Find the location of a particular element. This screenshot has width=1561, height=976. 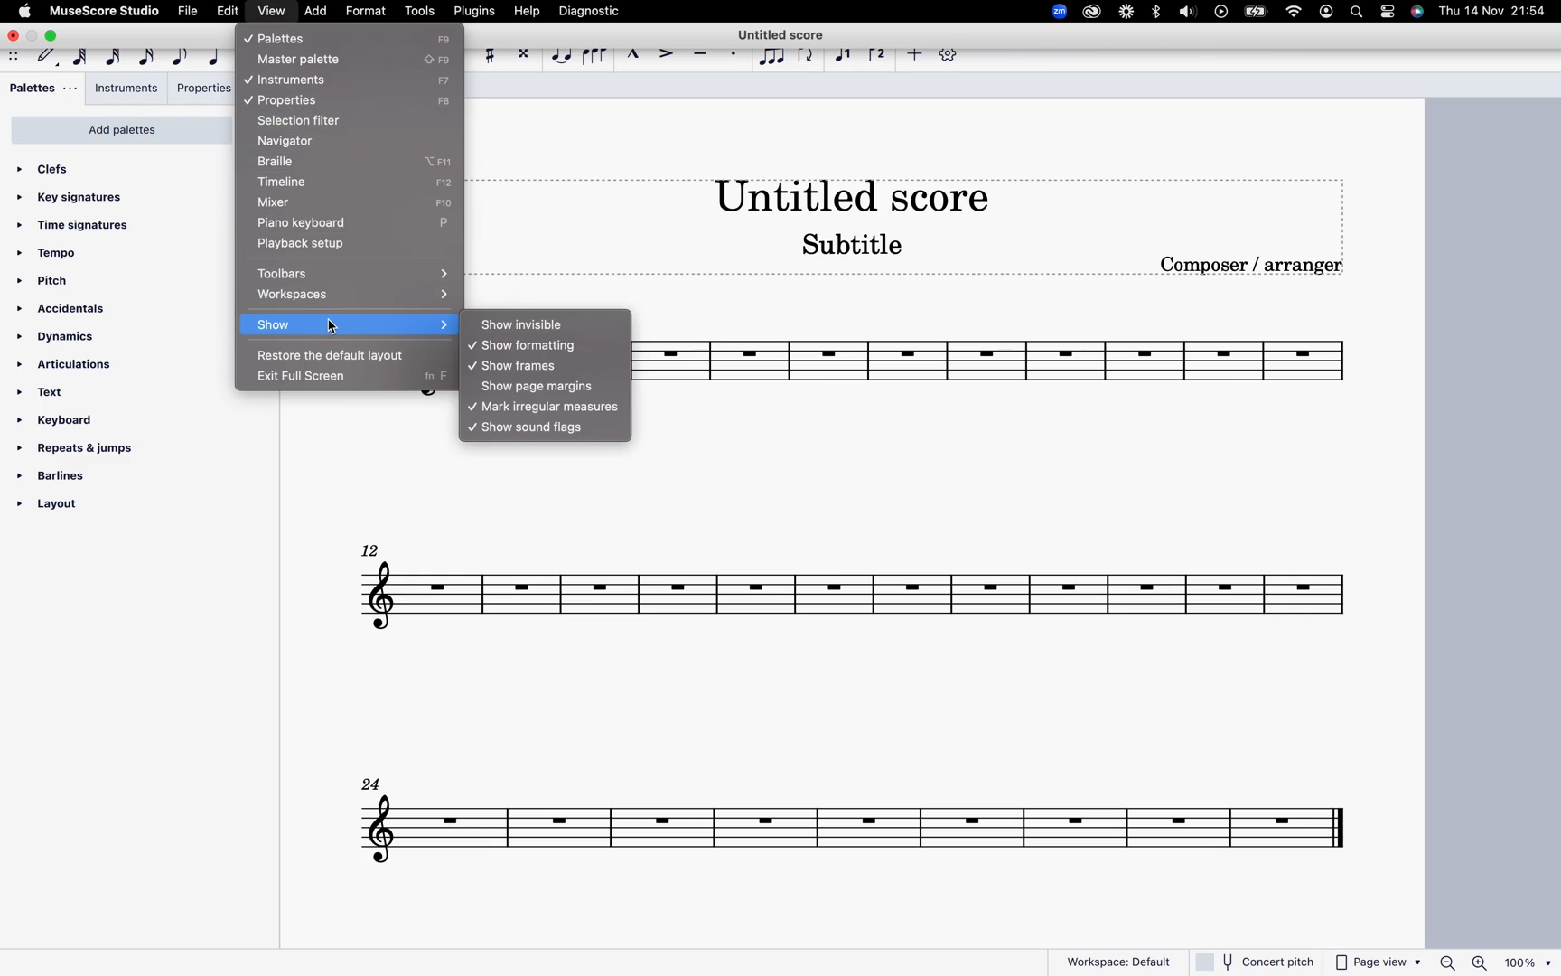

pallets is located at coordinates (42, 88).